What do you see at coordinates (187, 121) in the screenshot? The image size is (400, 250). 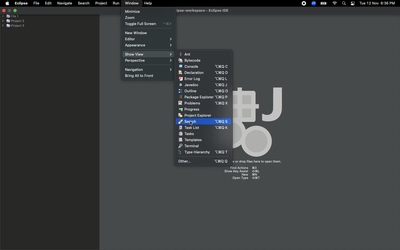 I see `Selecting search` at bounding box center [187, 121].